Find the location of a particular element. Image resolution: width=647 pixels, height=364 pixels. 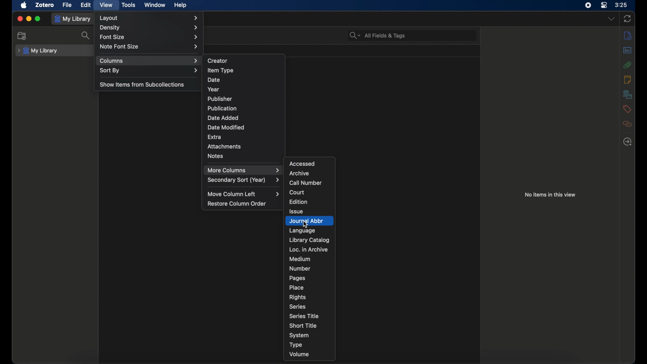

notes is located at coordinates (216, 156).